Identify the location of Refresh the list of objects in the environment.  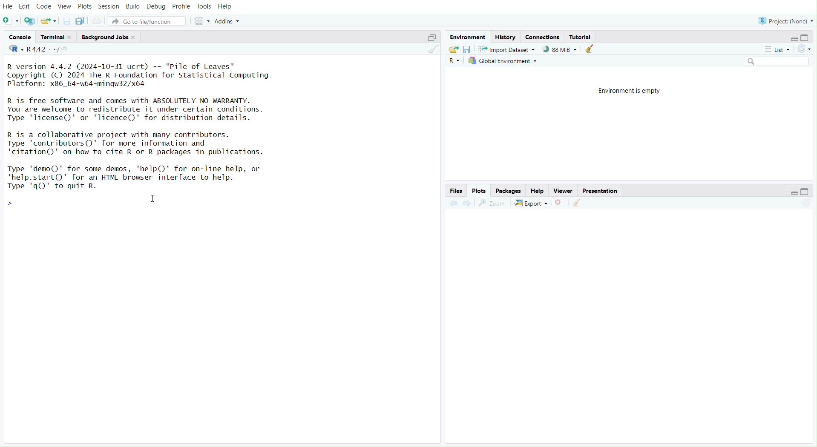
(805, 49).